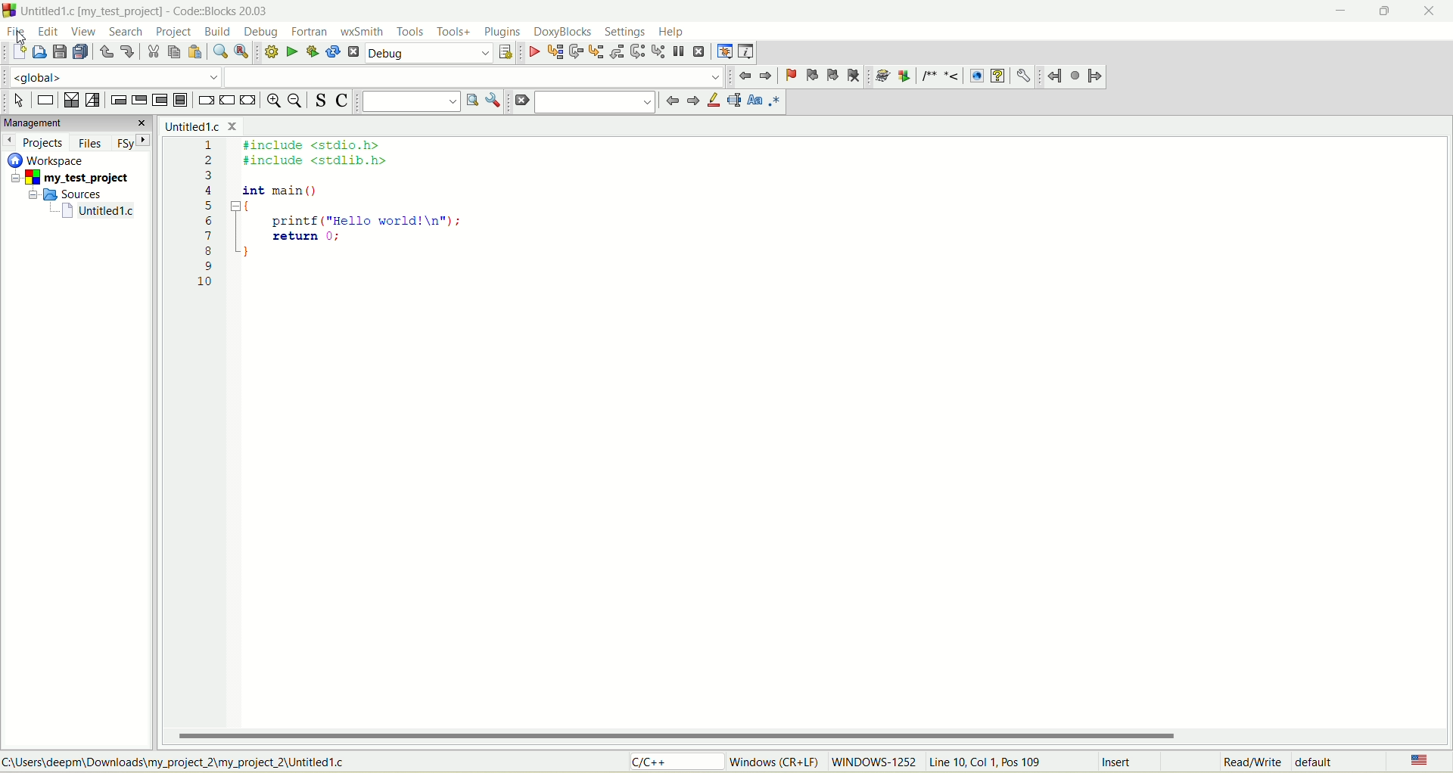 Image resolution: width=1453 pixels, height=773 pixels. I want to click on select target dialog, so click(505, 54).